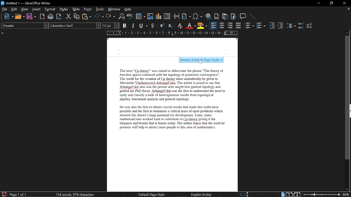 The width and height of the screenshot is (351, 197). Describe the element at coordinates (158, 16) in the screenshot. I see `insert diagram` at that location.